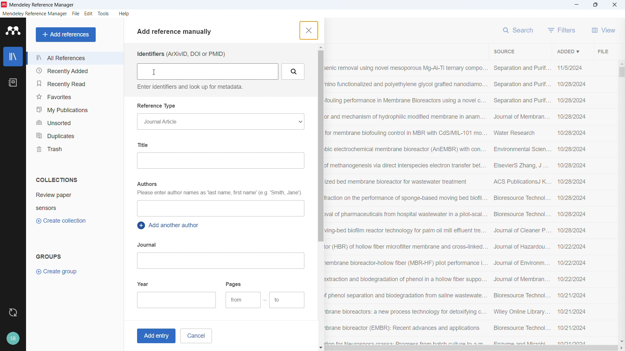 The image size is (625, 351). I want to click on Library , so click(13, 57).